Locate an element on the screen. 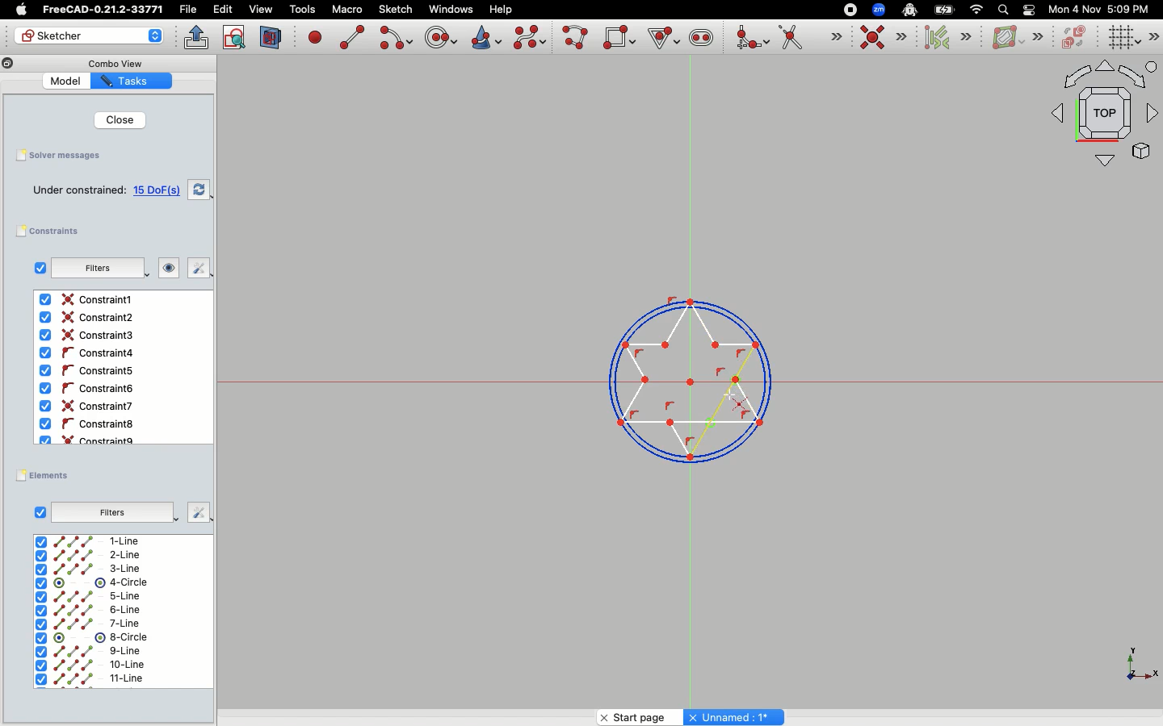  Filters is located at coordinates (95, 268).